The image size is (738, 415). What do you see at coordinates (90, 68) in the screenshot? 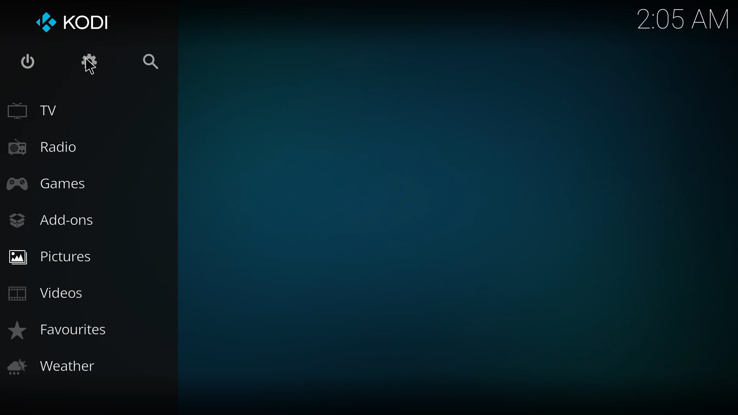
I see `cursor` at bounding box center [90, 68].